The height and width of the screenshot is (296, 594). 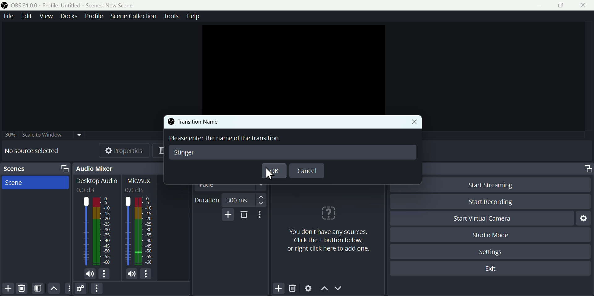 I want to click on OBS 31.0.0 - Profile: untitled scenes: new scene, so click(x=70, y=5).